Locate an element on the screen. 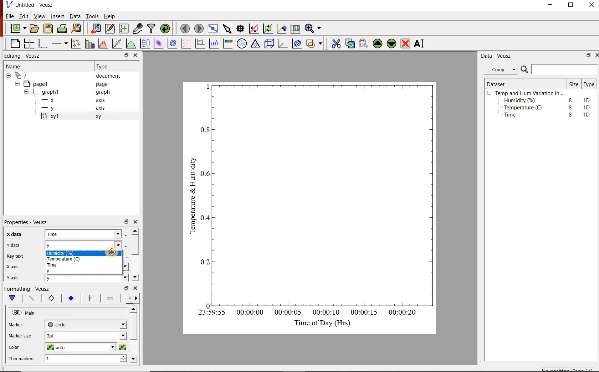 This screenshot has width=599, height=372. edit text is located at coordinates (125, 257).